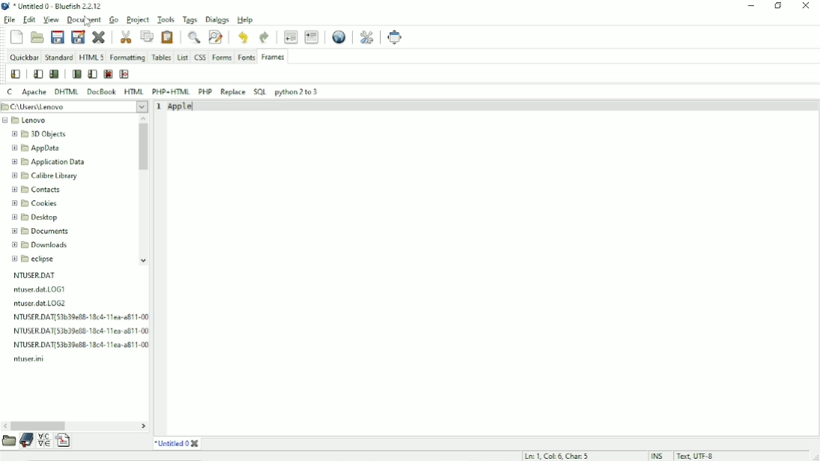  Describe the element at coordinates (695, 456) in the screenshot. I see `Text, UTF - 8` at that location.